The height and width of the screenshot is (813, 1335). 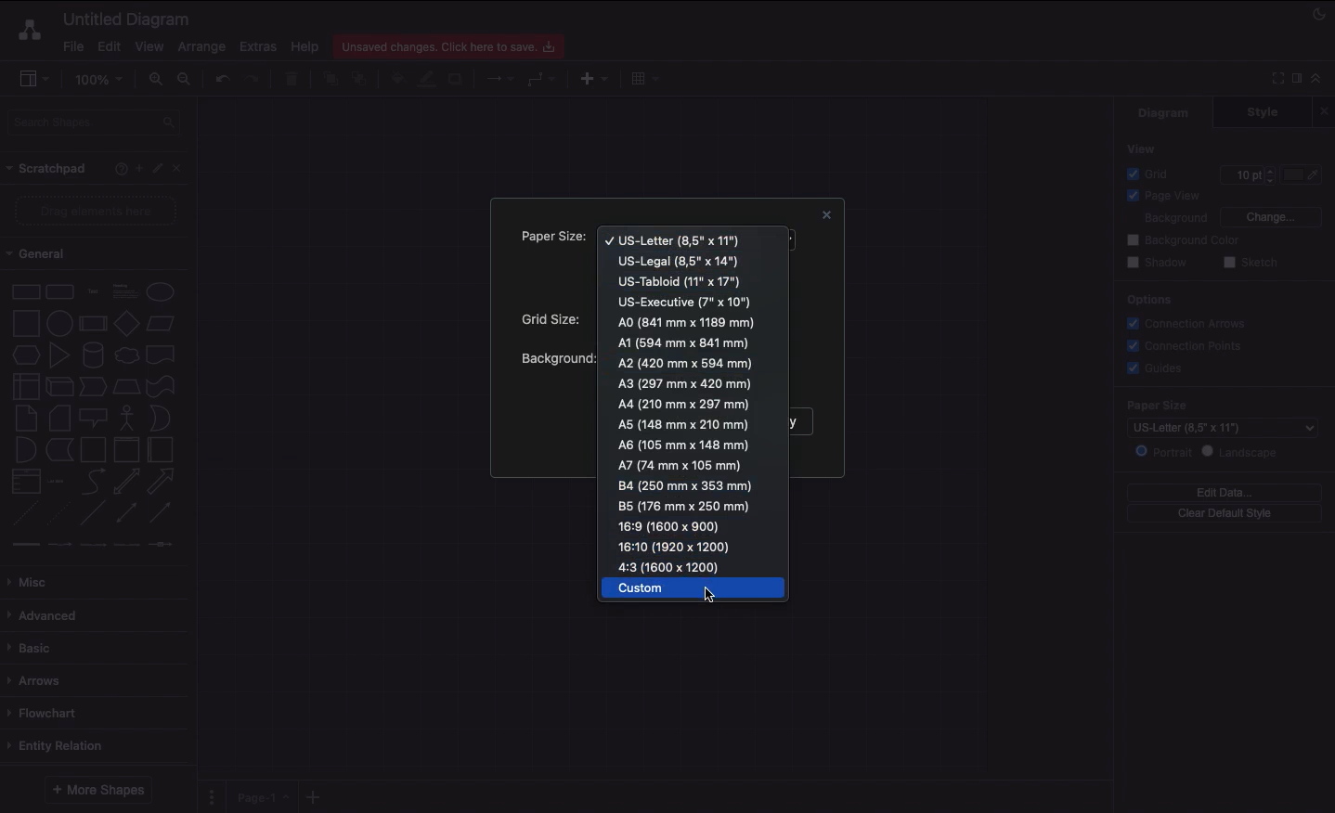 What do you see at coordinates (127, 19) in the screenshot?
I see `Untitled diagram` at bounding box center [127, 19].